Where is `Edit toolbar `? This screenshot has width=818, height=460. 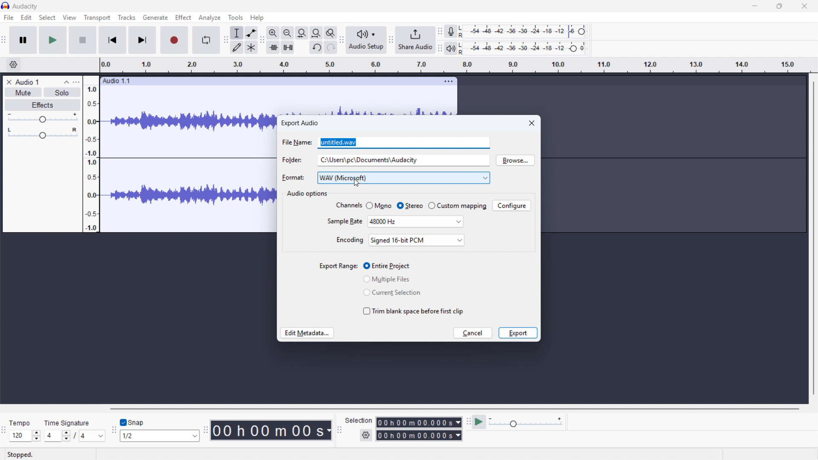
Edit toolbar  is located at coordinates (262, 40).